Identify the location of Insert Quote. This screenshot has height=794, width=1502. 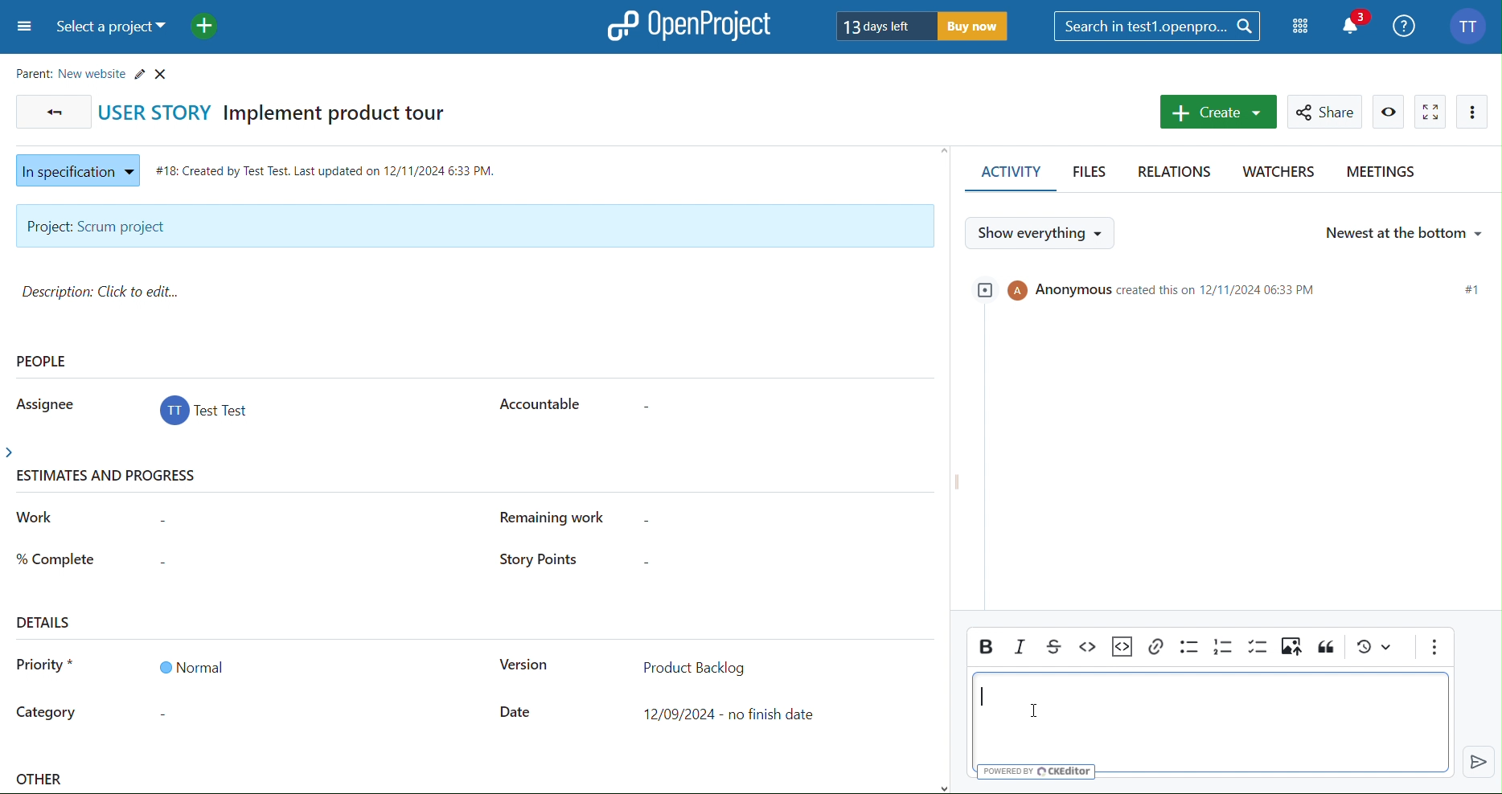
(1327, 649).